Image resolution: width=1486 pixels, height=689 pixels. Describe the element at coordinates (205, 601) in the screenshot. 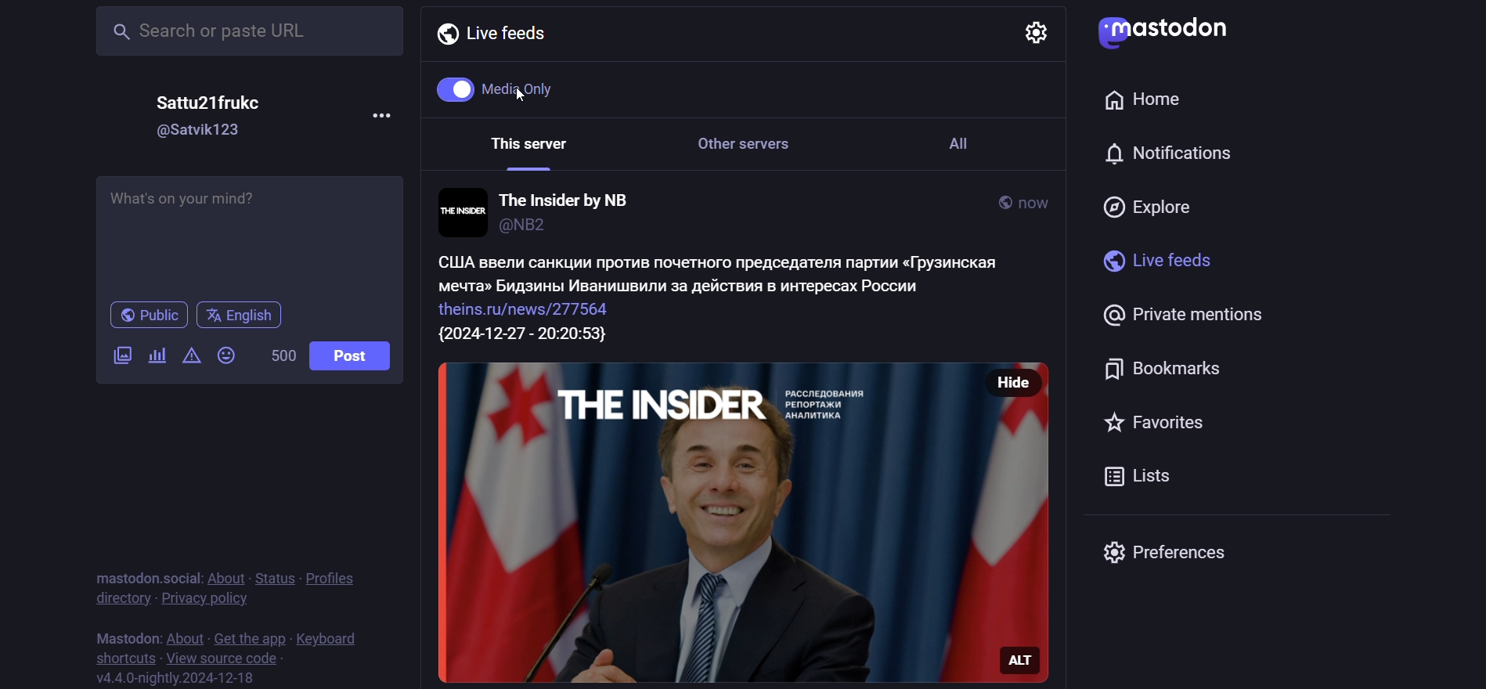

I see `privacy policy` at that location.